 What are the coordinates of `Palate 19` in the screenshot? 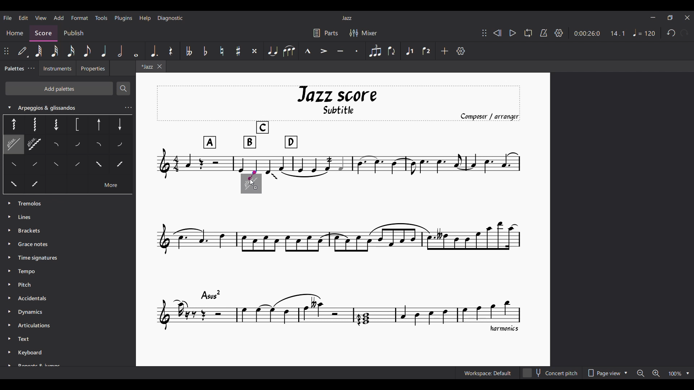 It's located at (35, 185).